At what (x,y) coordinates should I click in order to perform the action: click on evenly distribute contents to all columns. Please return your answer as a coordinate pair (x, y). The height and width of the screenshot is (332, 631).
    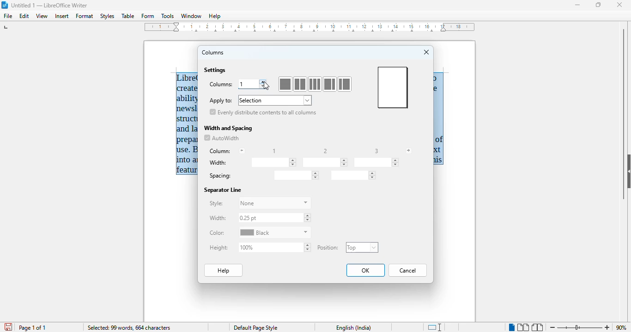
    Looking at the image, I should click on (263, 112).